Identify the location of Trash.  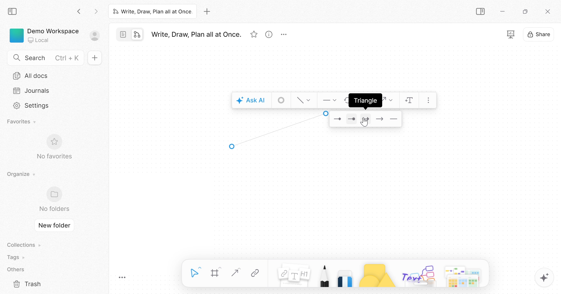
(28, 284).